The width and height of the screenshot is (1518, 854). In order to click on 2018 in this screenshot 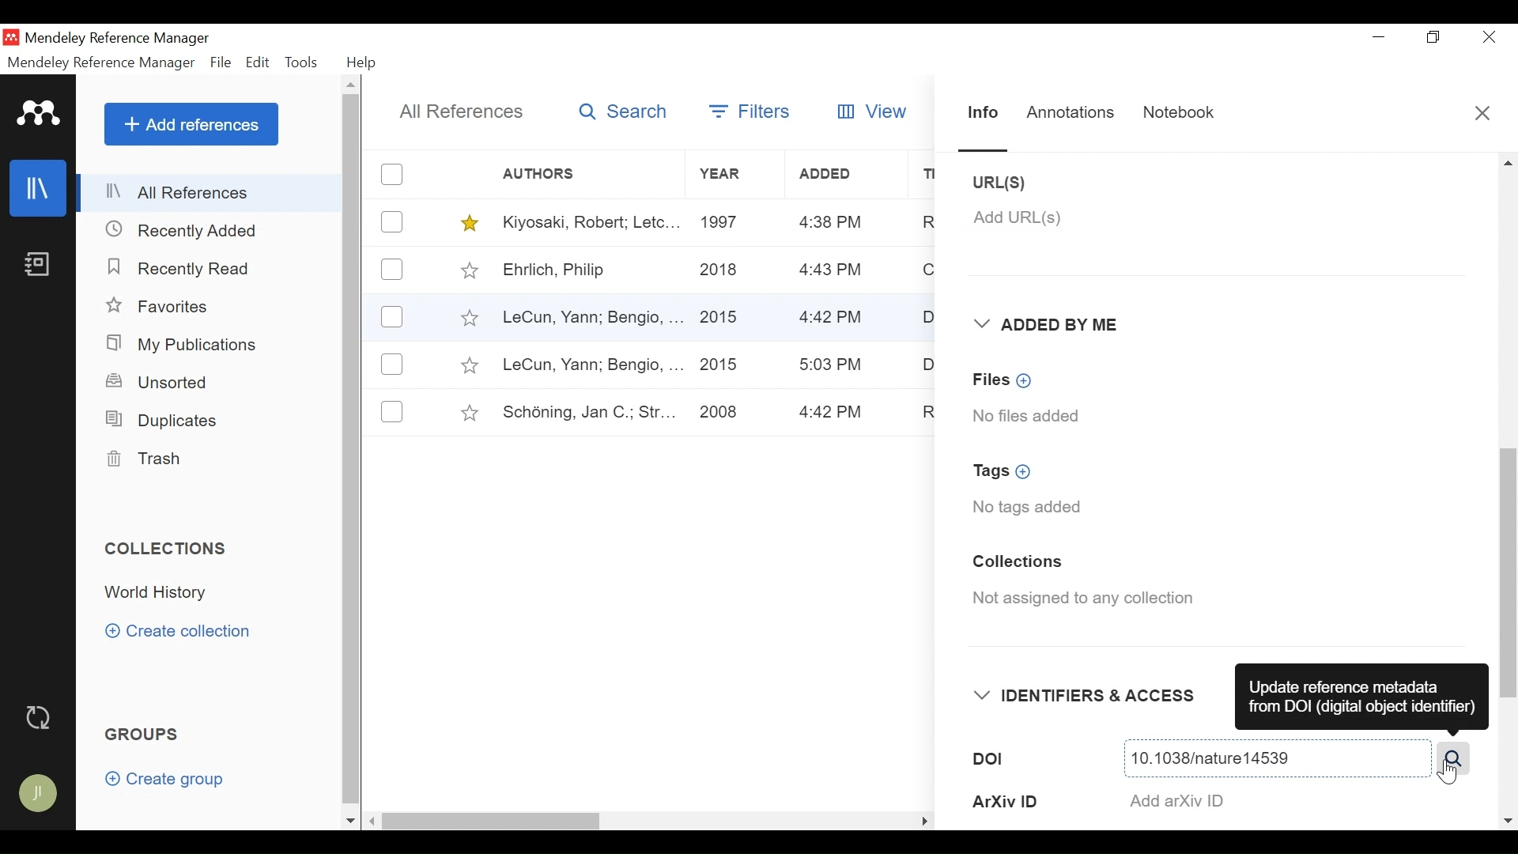, I will do `click(720, 271)`.